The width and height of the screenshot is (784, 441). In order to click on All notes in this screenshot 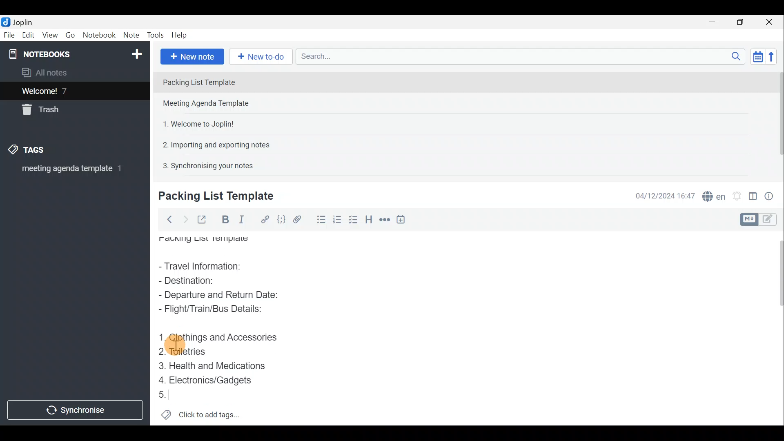, I will do `click(47, 72)`.